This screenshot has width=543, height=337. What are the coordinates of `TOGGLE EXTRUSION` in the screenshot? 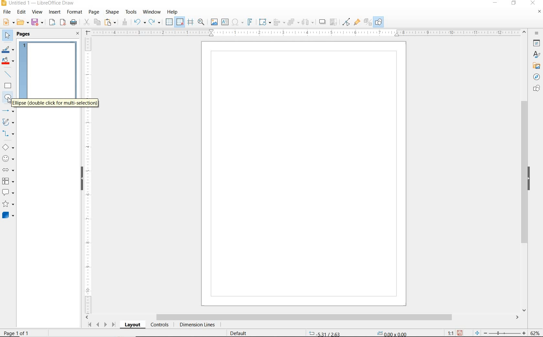 It's located at (368, 23).